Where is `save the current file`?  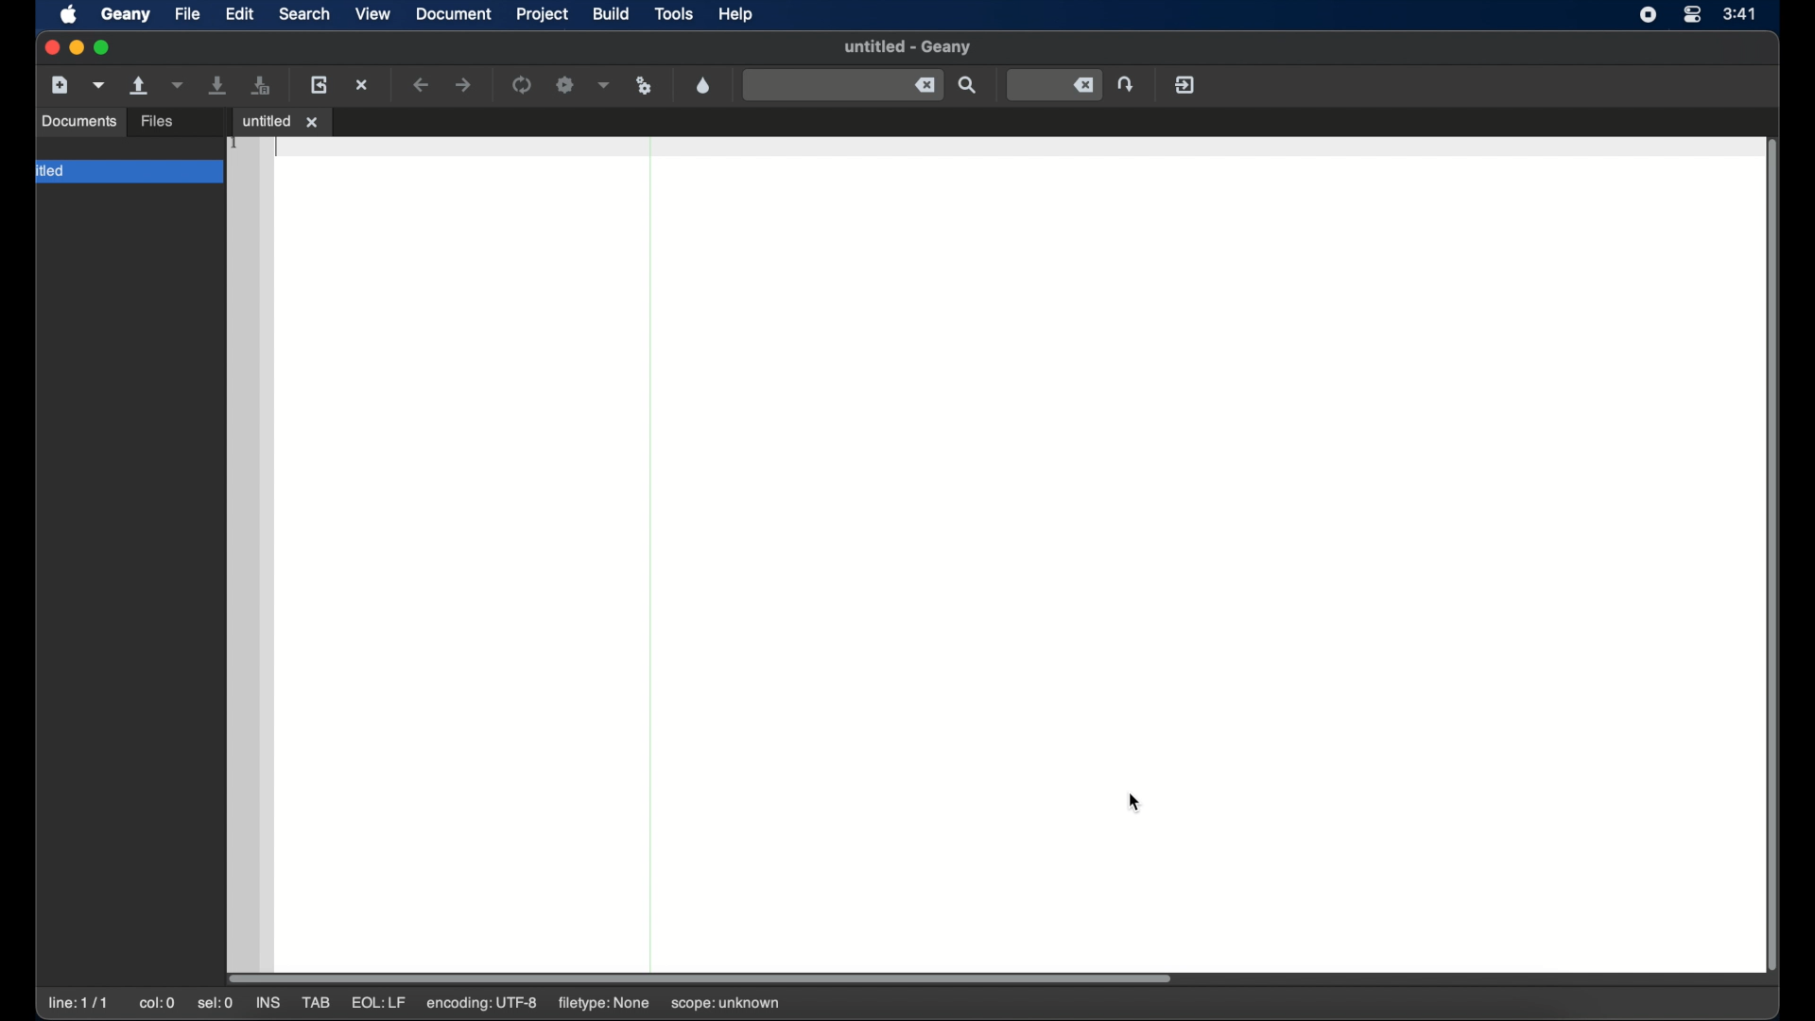 save the current file is located at coordinates (219, 86).